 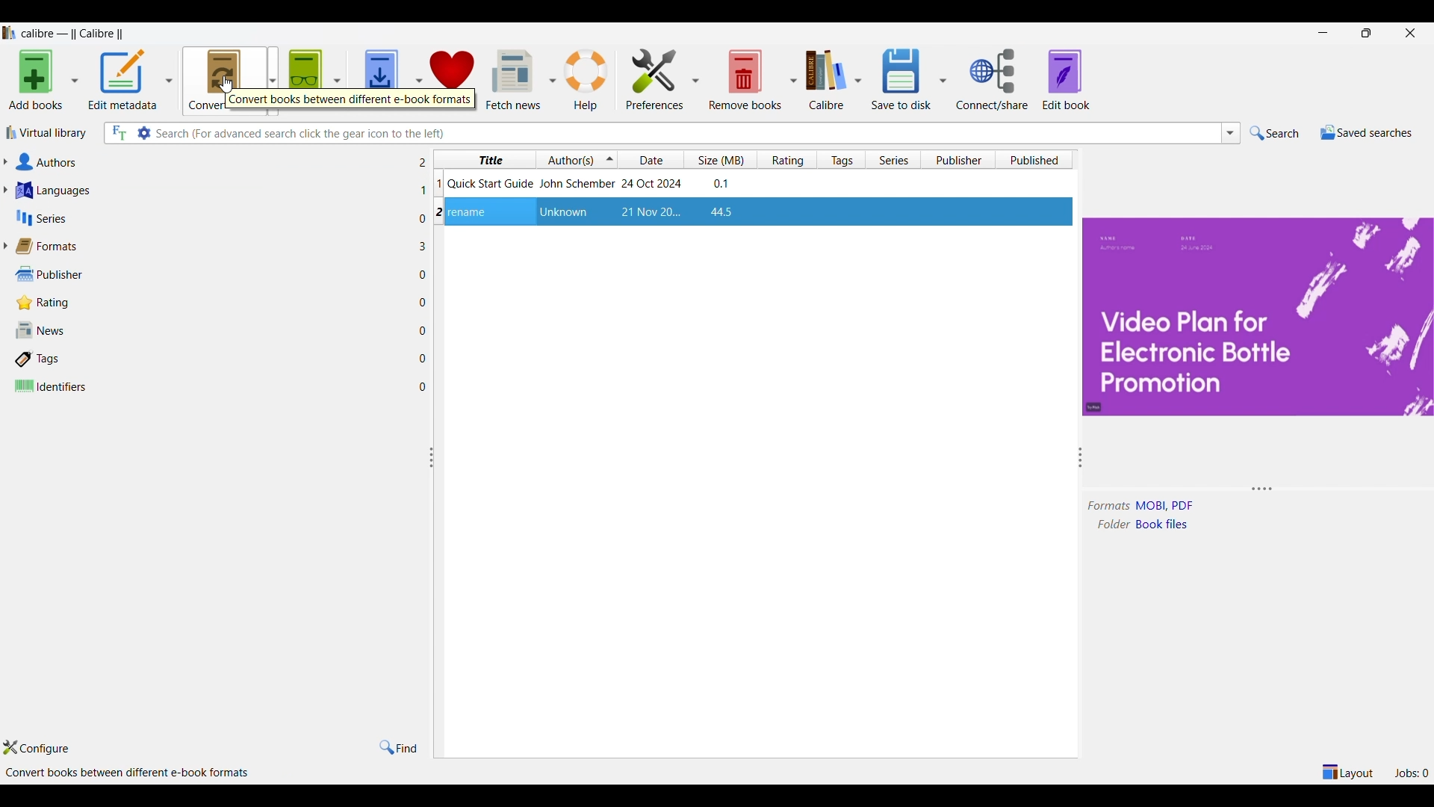 I want to click on Remove book options, so click(x=792, y=81).